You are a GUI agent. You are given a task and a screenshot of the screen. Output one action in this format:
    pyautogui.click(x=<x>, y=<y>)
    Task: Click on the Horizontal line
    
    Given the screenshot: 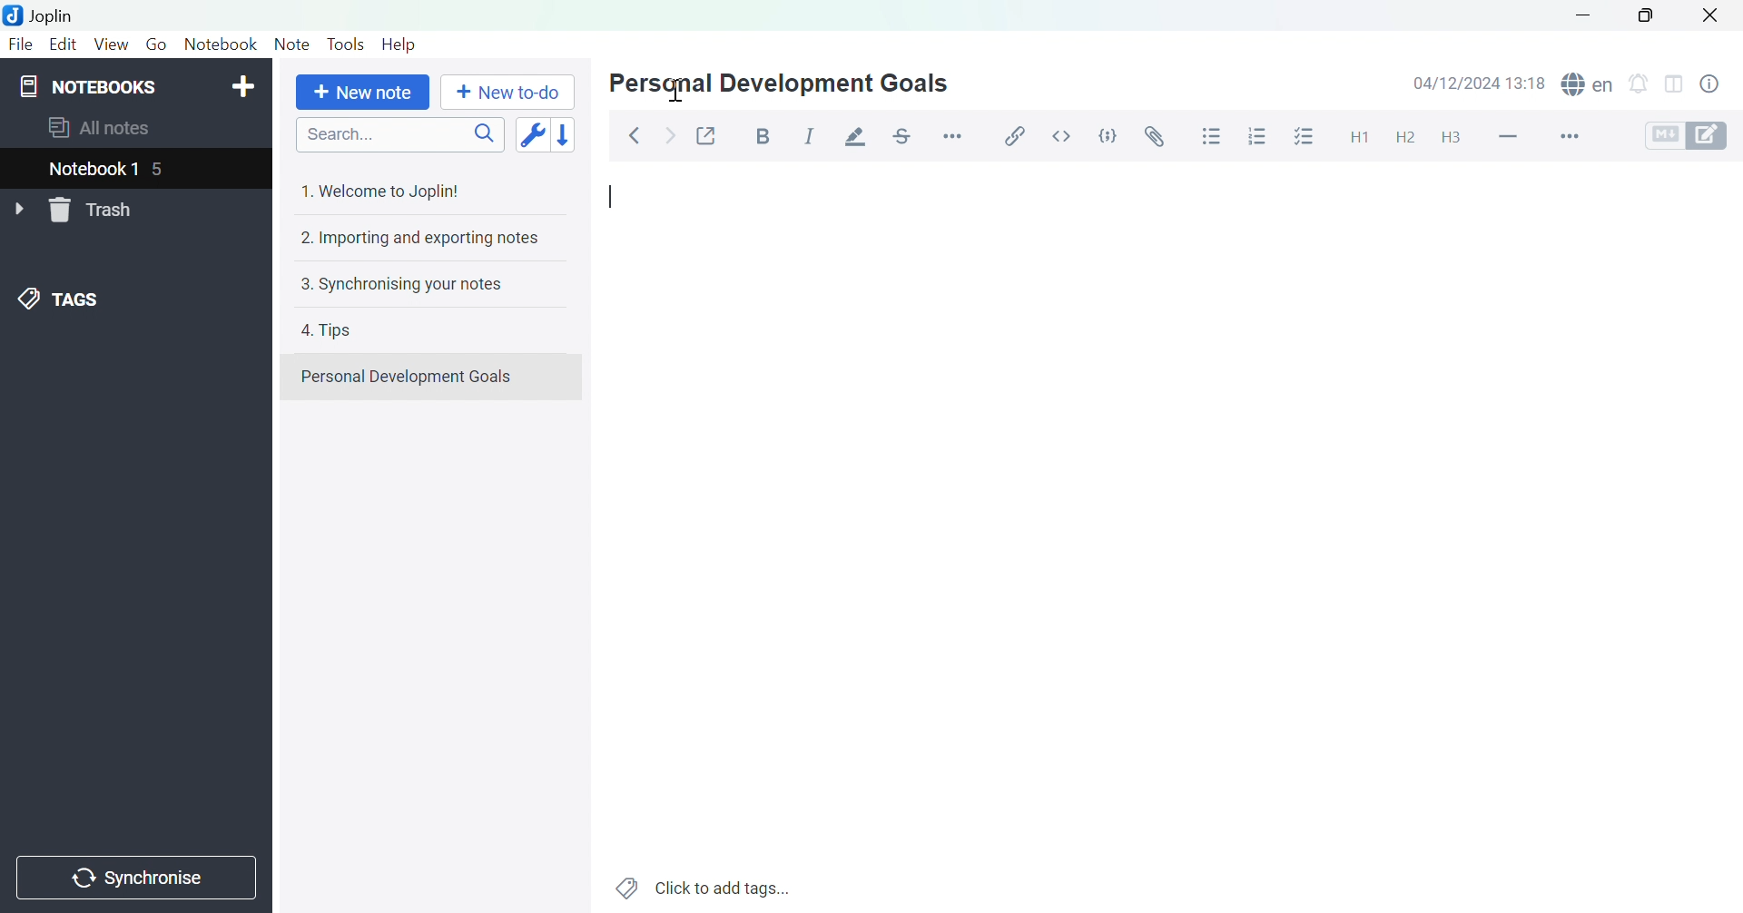 What is the action you would take?
    pyautogui.click(x=1508, y=136)
    